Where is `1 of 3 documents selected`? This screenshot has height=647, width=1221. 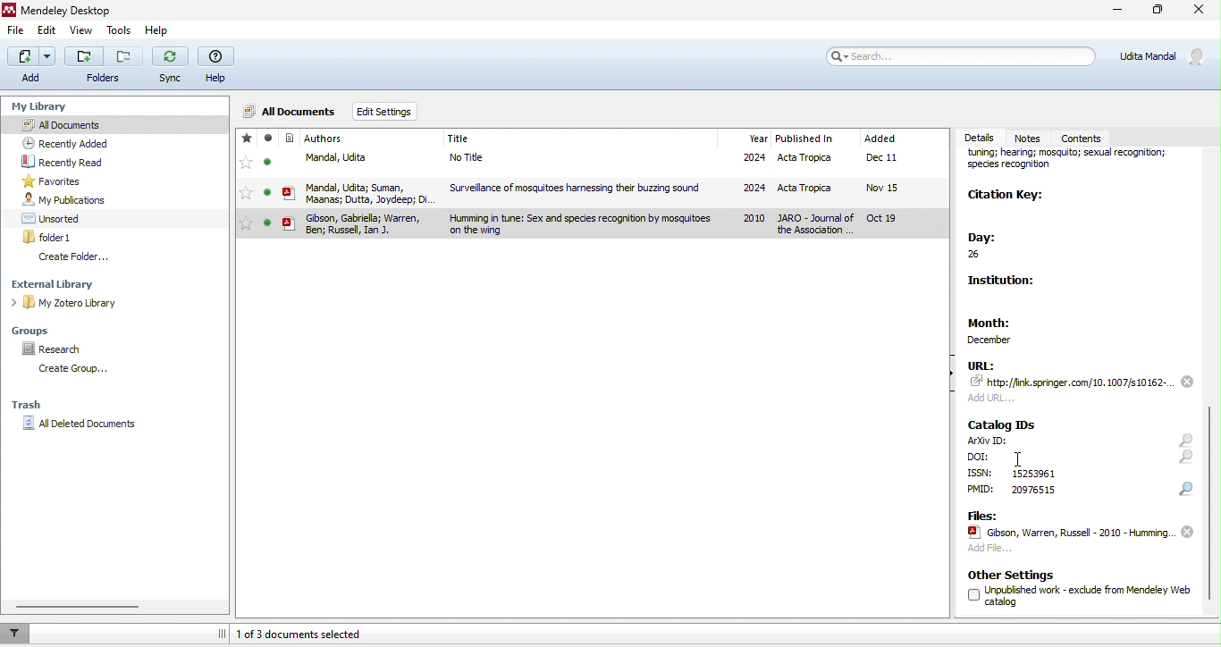 1 of 3 documents selected is located at coordinates (307, 634).